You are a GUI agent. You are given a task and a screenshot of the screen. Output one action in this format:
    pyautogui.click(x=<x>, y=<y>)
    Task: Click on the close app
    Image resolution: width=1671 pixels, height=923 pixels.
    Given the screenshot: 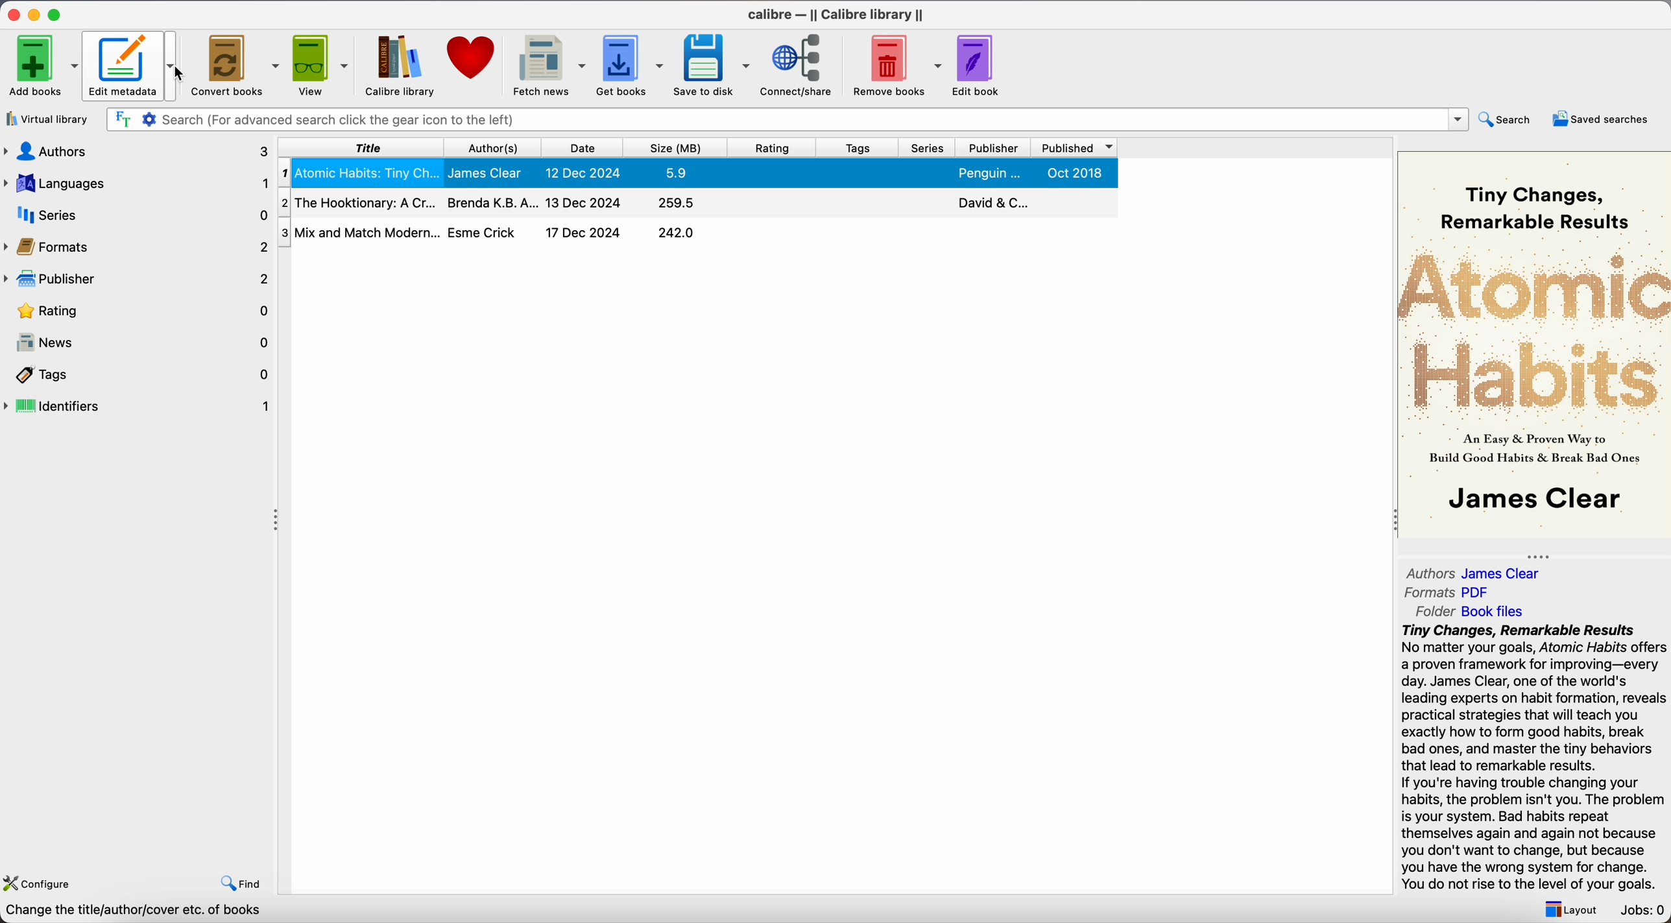 What is the action you would take?
    pyautogui.click(x=14, y=15)
    